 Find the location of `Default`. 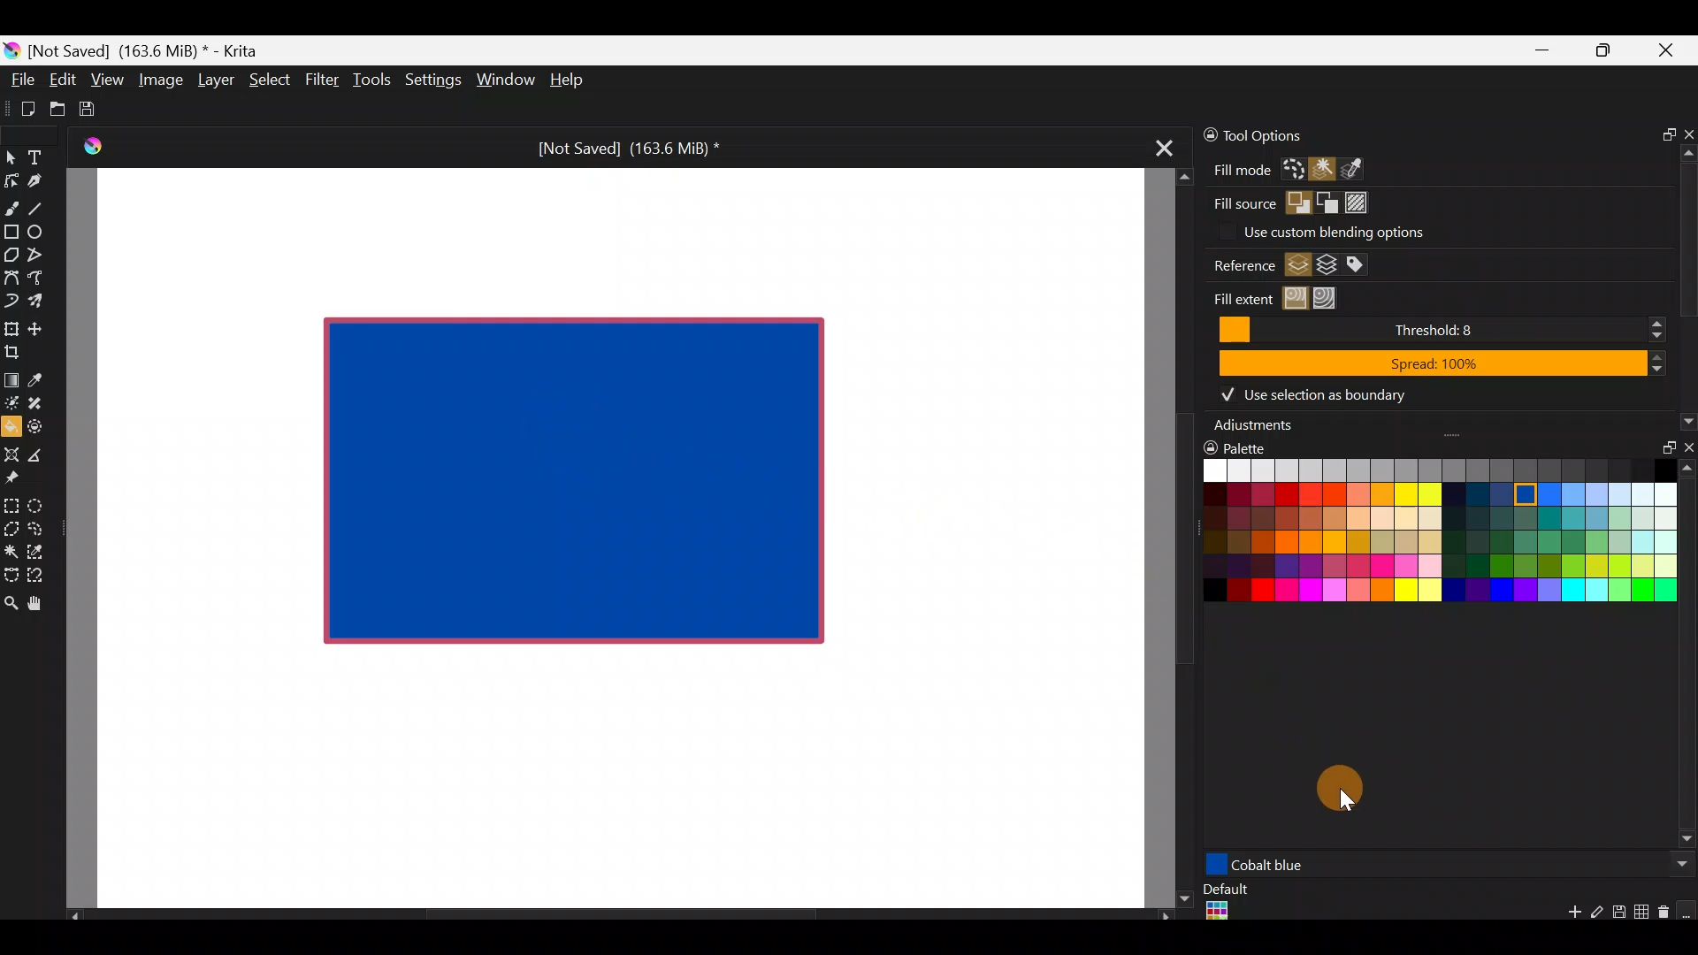

Default is located at coordinates (1224, 904).